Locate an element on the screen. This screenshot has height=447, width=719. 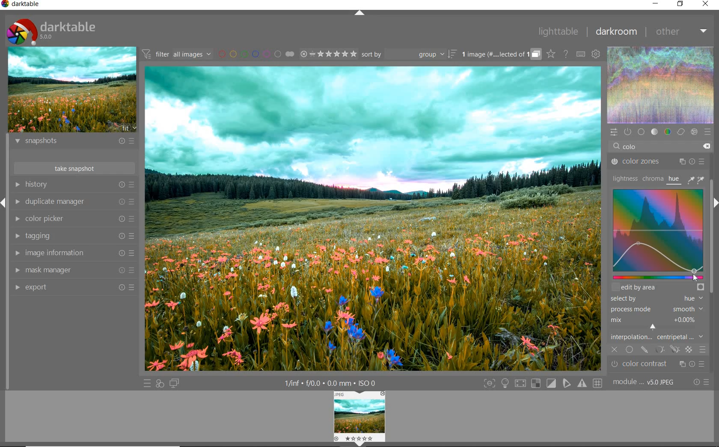
module..v50JPEG is located at coordinates (646, 382).